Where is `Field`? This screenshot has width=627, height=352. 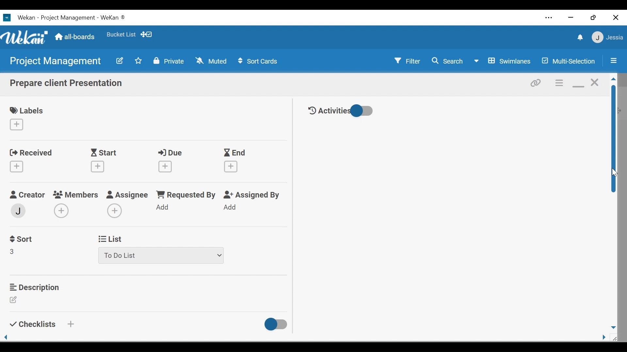 Field is located at coordinates (13, 251).